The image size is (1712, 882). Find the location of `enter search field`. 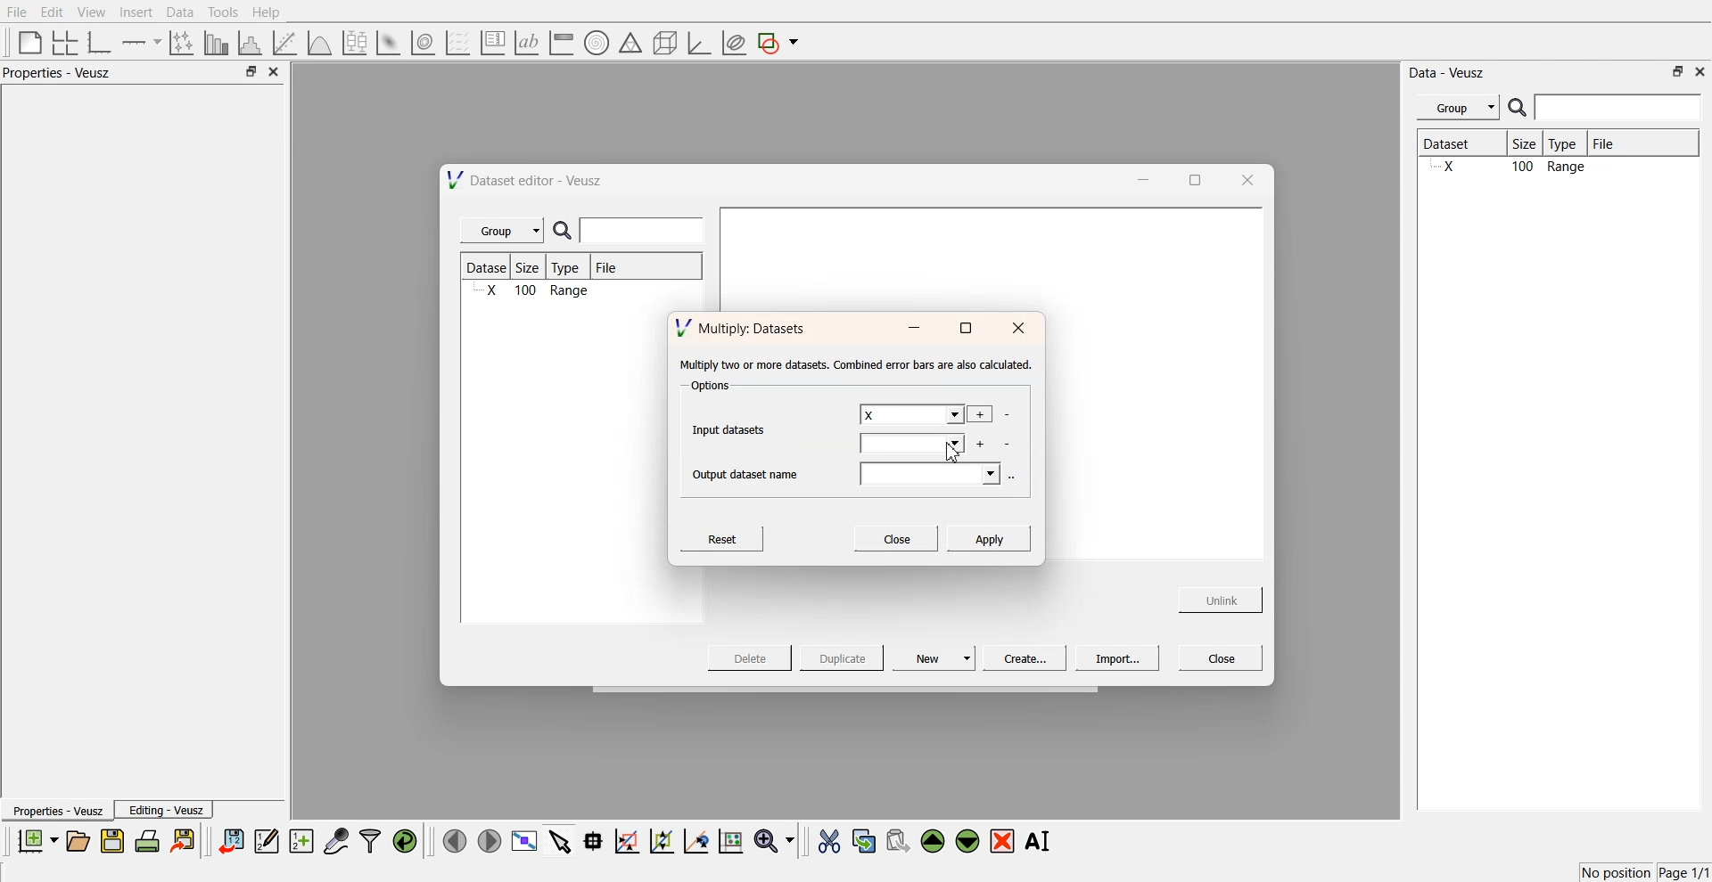

enter search field is located at coordinates (1620, 108).